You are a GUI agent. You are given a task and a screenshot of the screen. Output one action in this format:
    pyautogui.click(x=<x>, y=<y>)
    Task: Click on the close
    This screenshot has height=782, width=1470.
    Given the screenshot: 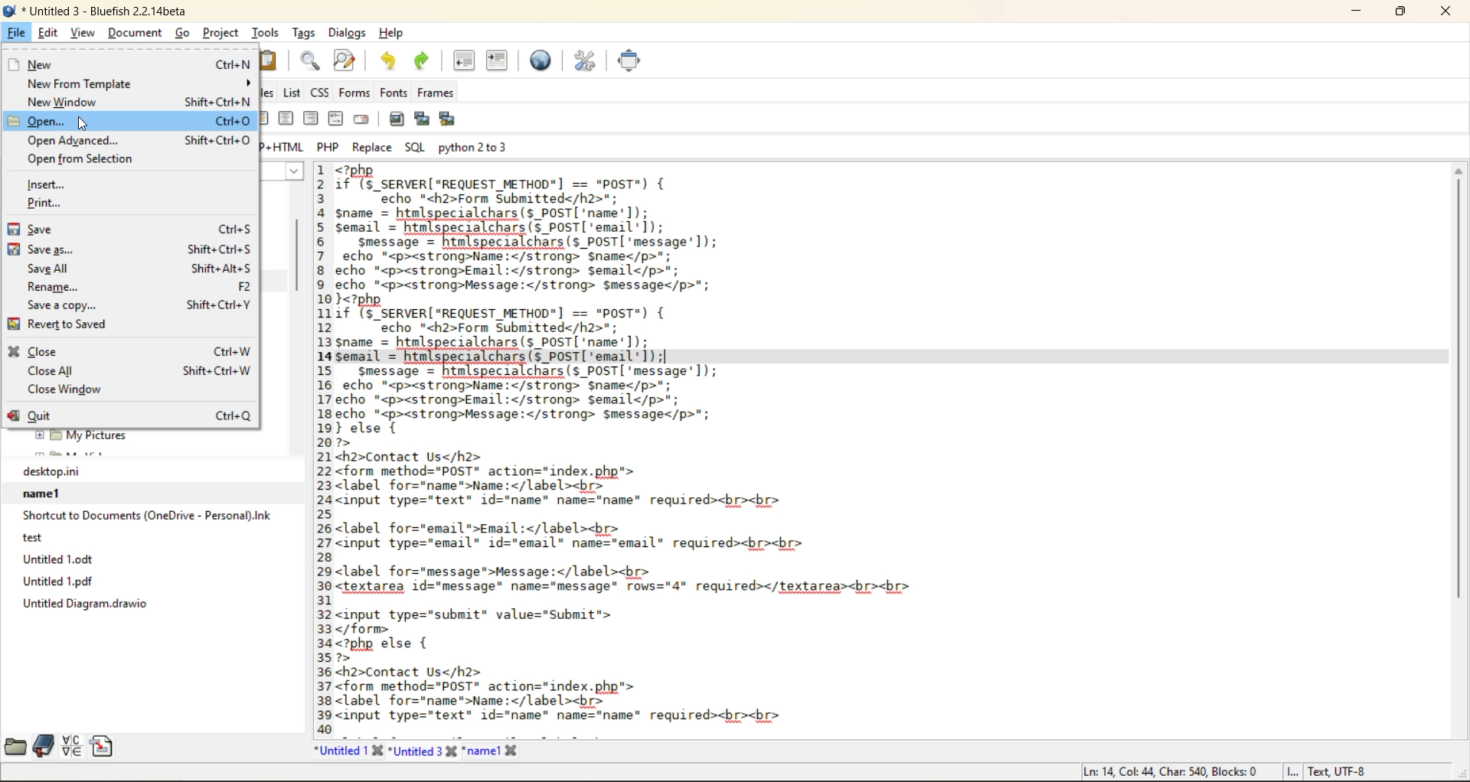 What is the action you would take?
    pyautogui.click(x=1450, y=12)
    